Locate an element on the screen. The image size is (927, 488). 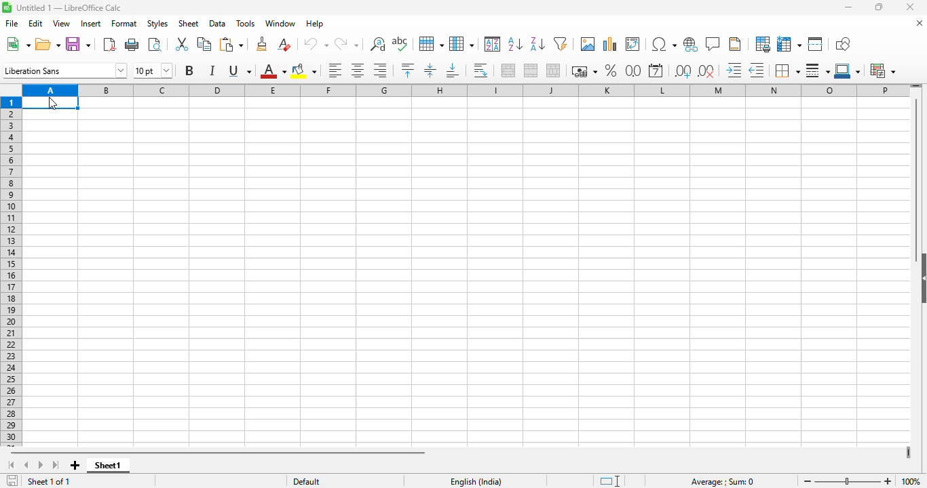
bold is located at coordinates (189, 70).